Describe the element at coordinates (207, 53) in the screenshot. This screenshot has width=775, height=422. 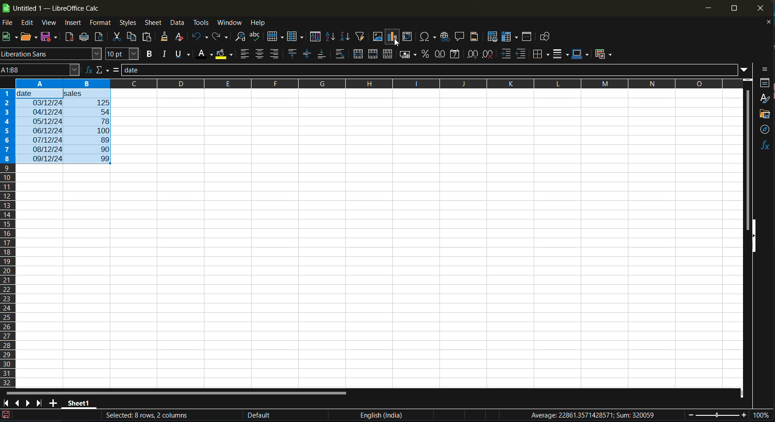
I see `font color` at that location.